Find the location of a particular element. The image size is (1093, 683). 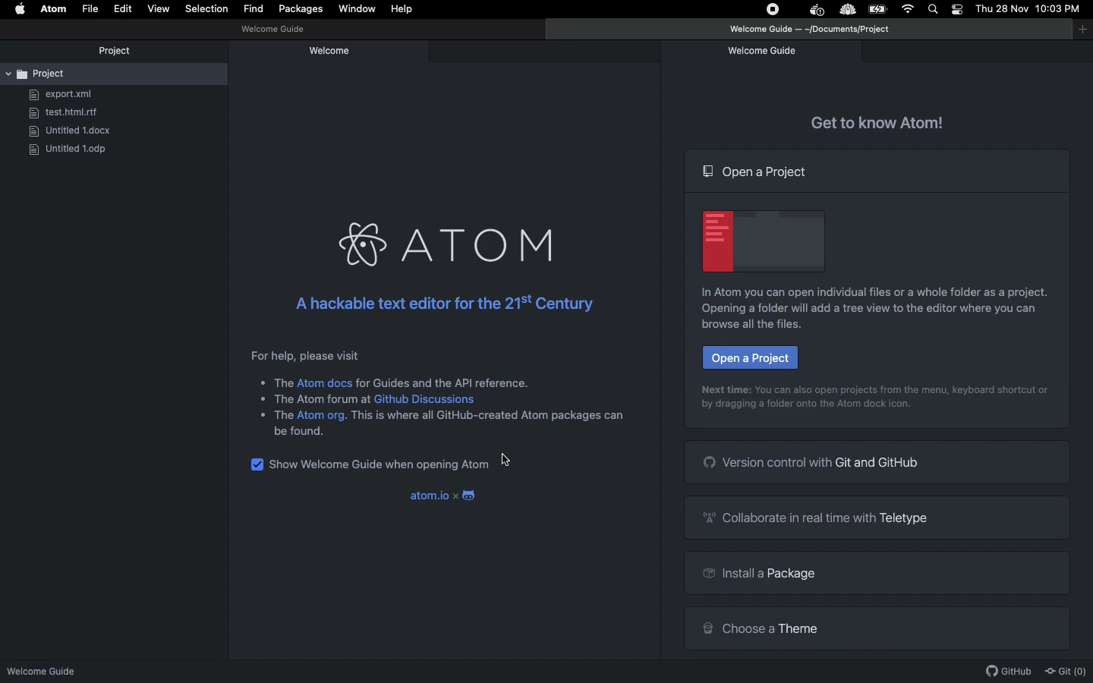

Selection is located at coordinates (206, 9).